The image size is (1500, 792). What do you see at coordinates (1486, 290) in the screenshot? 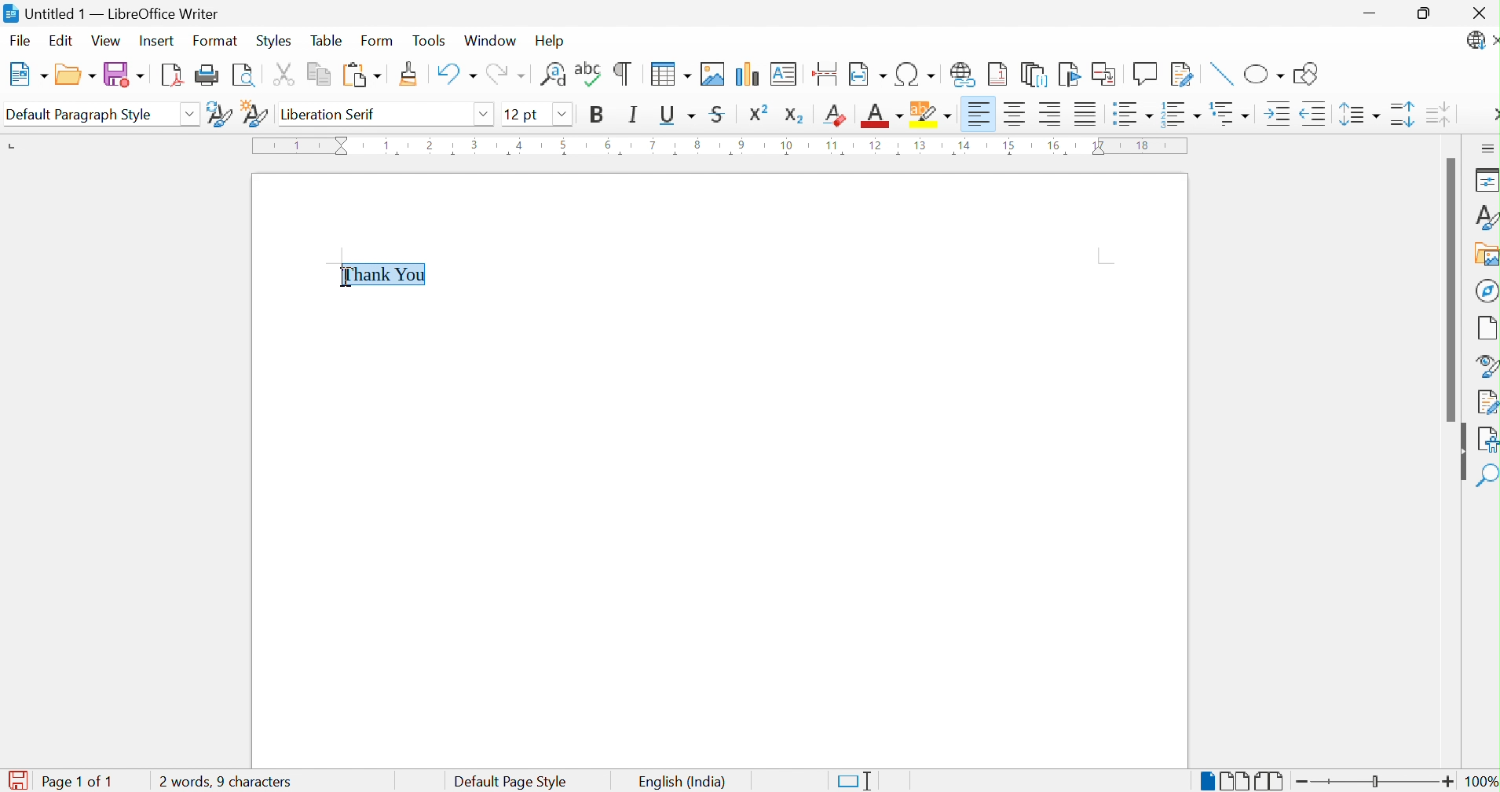
I see `Navigator` at bounding box center [1486, 290].